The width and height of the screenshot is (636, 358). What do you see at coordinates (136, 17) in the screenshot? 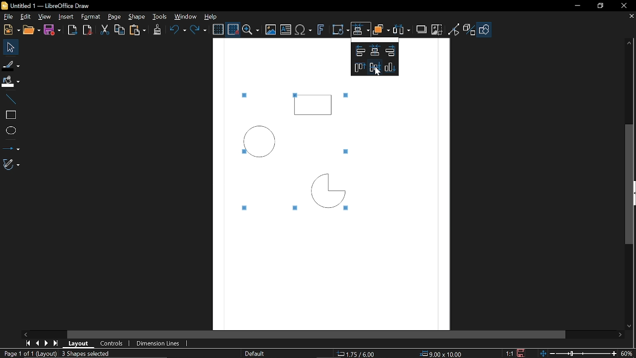
I see `Shape` at bounding box center [136, 17].